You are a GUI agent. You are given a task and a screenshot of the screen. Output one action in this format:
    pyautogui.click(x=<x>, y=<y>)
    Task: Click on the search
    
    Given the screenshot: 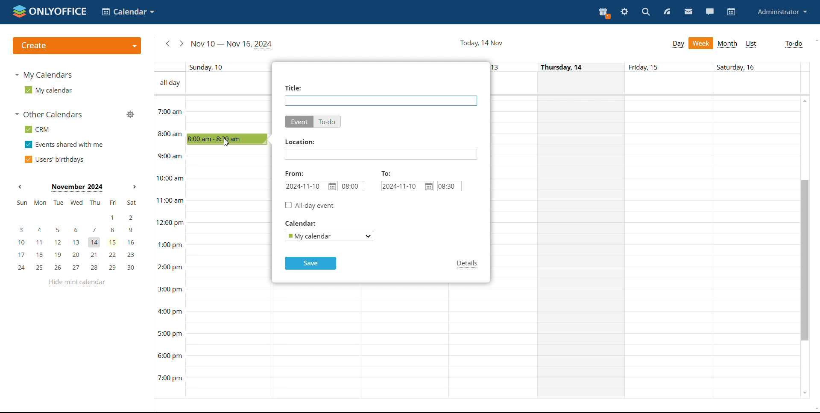 What is the action you would take?
    pyautogui.click(x=645, y=12)
    